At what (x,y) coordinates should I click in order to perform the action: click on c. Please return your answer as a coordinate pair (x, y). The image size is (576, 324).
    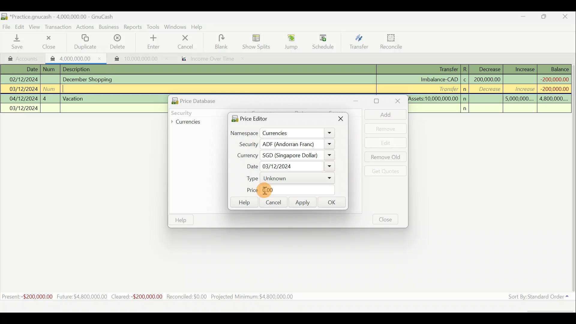
    Looking at the image, I should click on (465, 80).